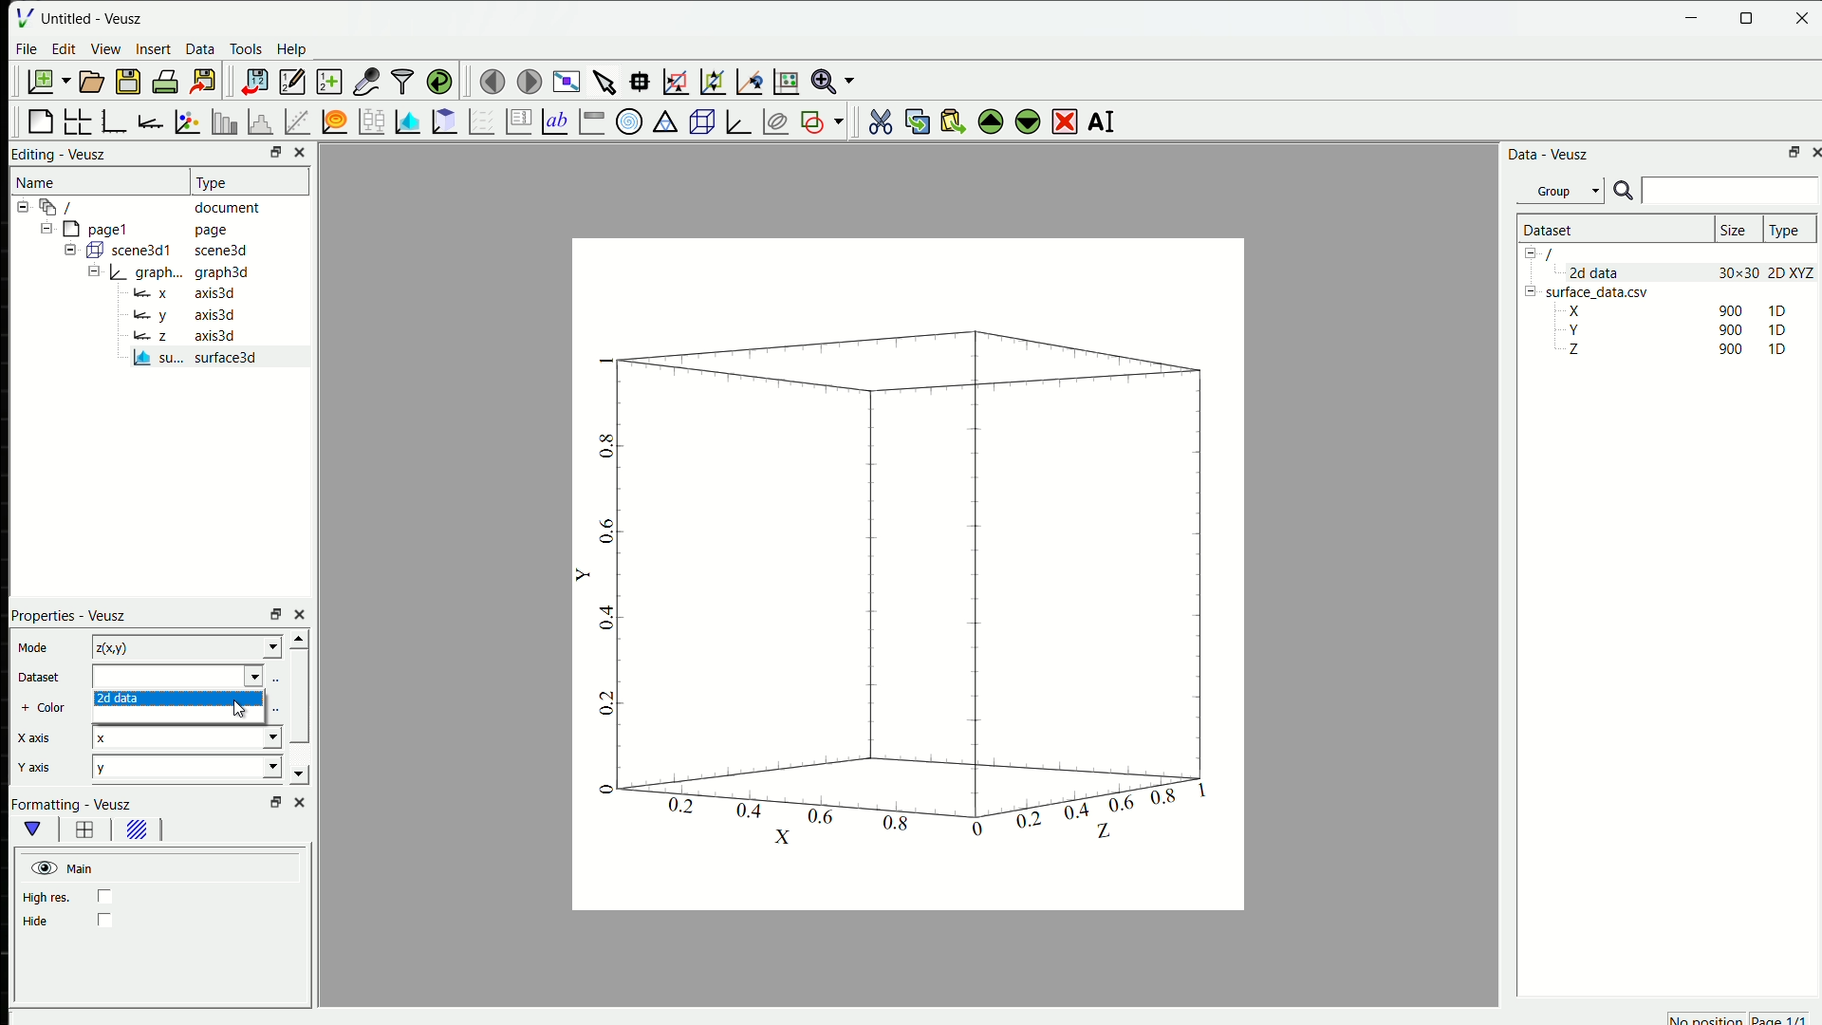 The height and width of the screenshot is (1025, 1822). Describe the element at coordinates (440, 82) in the screenshot. I see `reload link datasets` at that location.